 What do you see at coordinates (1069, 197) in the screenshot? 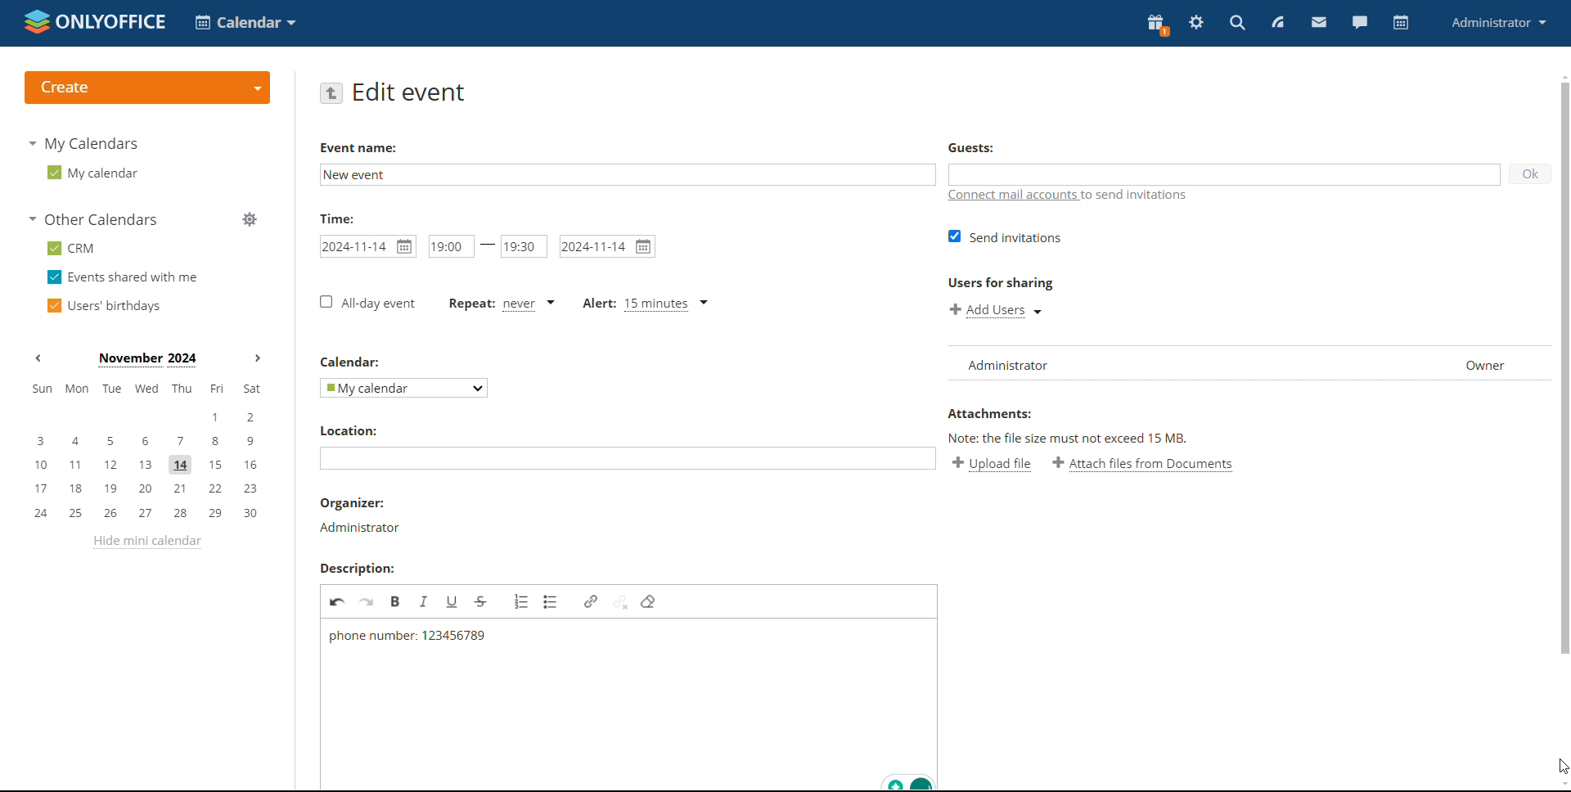
I see `connect mail accounts` at bounding box center [1069, 197].